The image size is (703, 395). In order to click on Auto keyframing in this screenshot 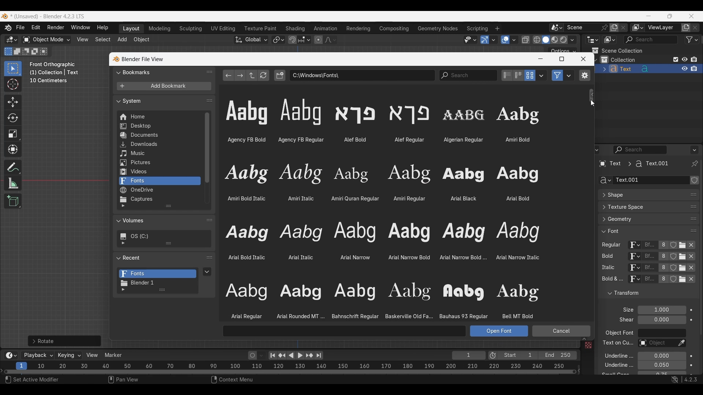, I will do `click(261, 355)`.